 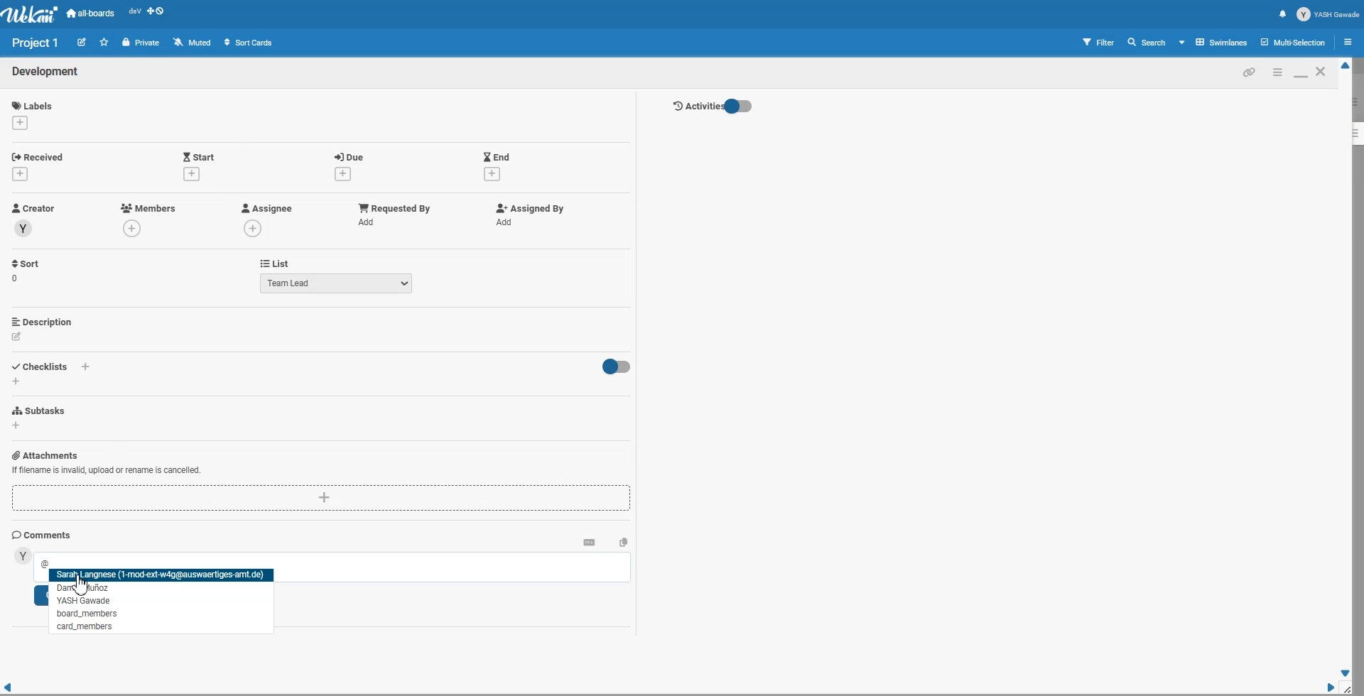 I want to click on tag People, so click(x=88, y=625).